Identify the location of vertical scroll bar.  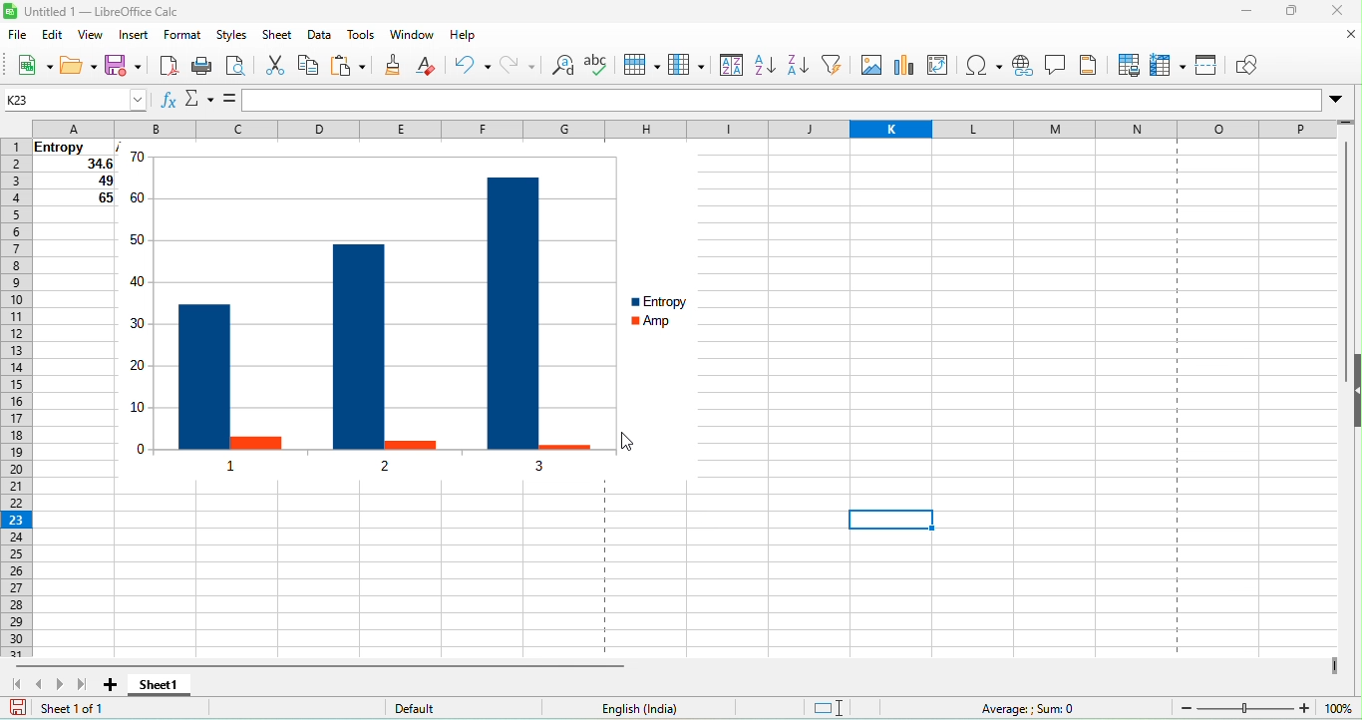
(1345, 265).